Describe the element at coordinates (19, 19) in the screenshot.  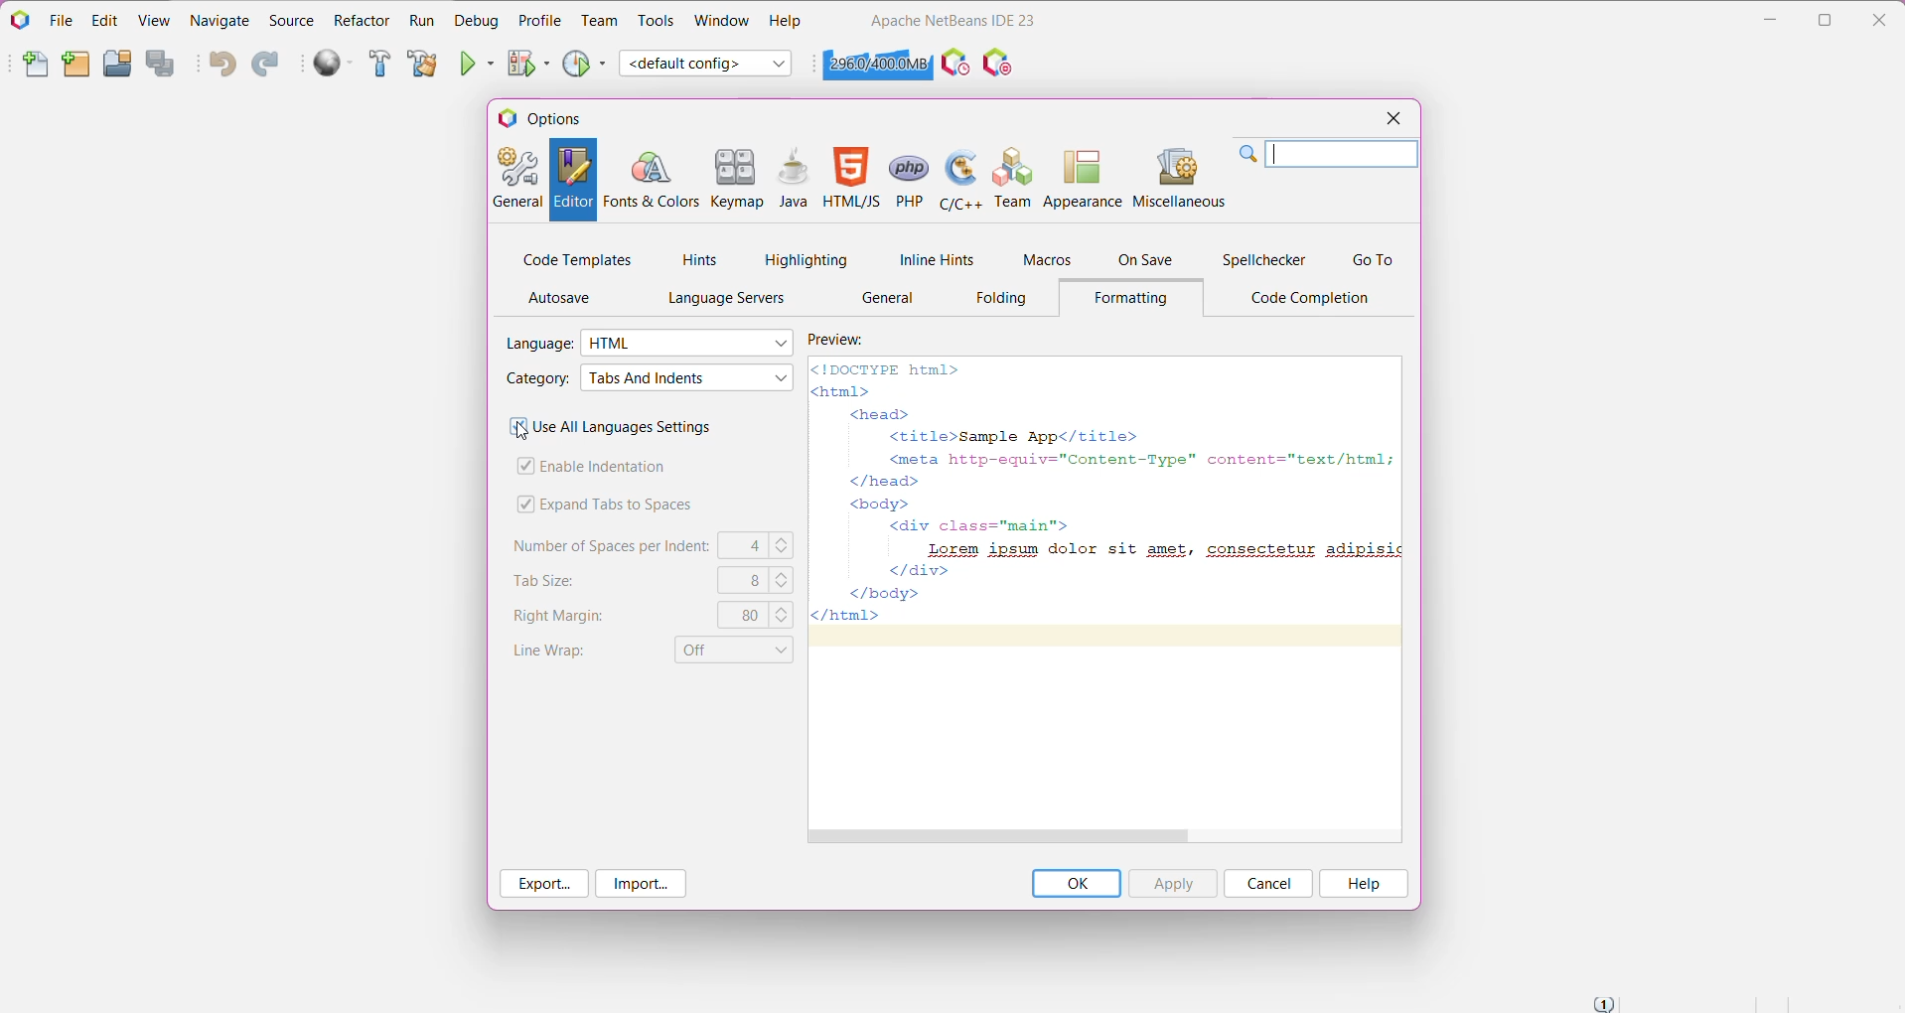
I see `Application Logo` at that location.